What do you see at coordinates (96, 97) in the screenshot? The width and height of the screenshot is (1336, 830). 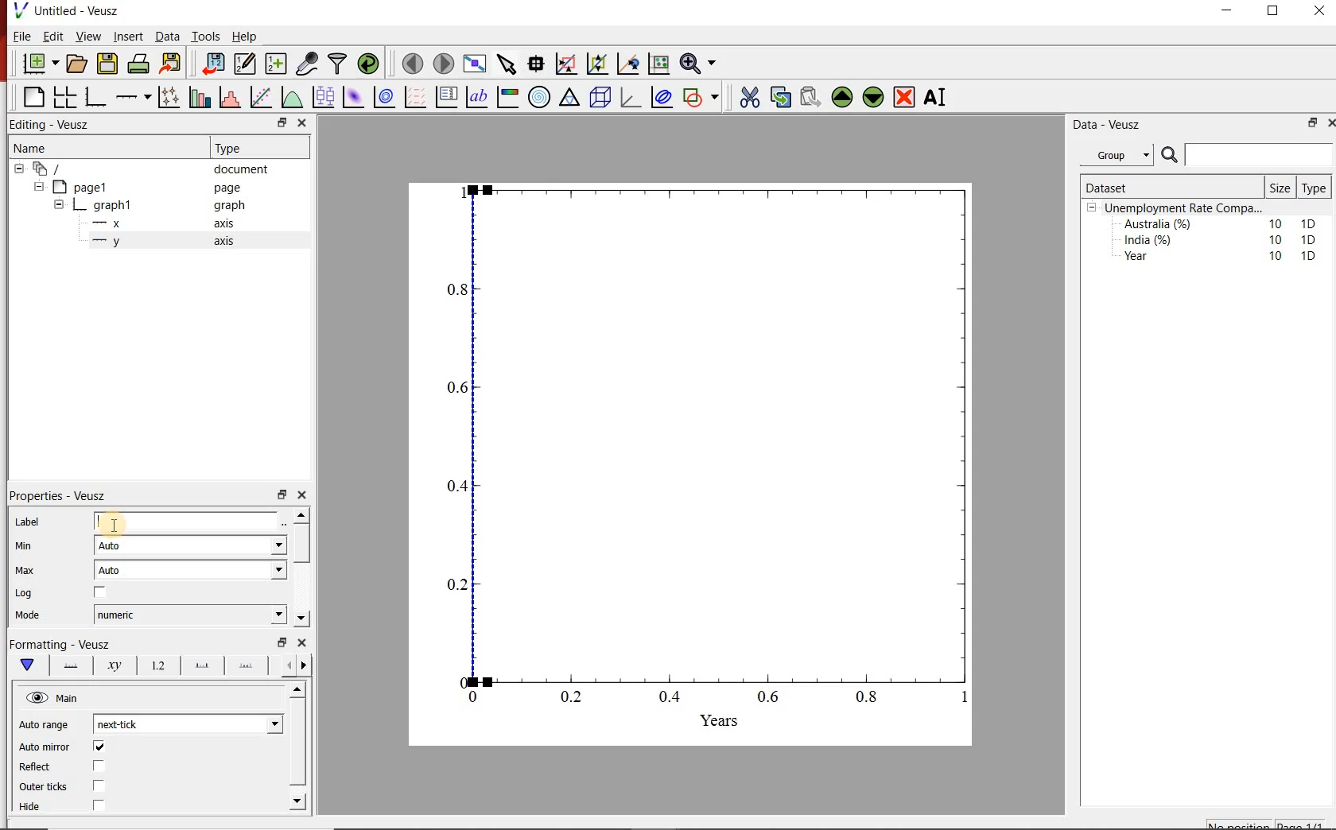 I see `base graphs` at bounding box center [96, 97].